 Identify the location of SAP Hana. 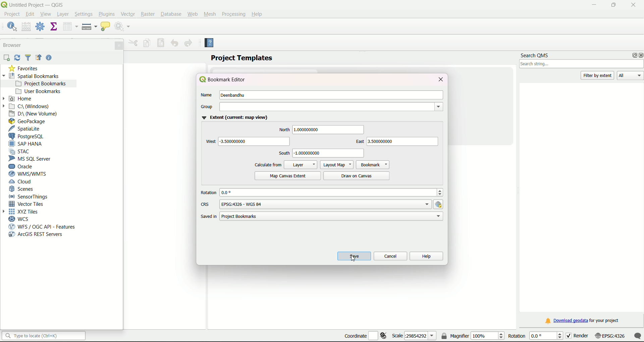
(26, 144).